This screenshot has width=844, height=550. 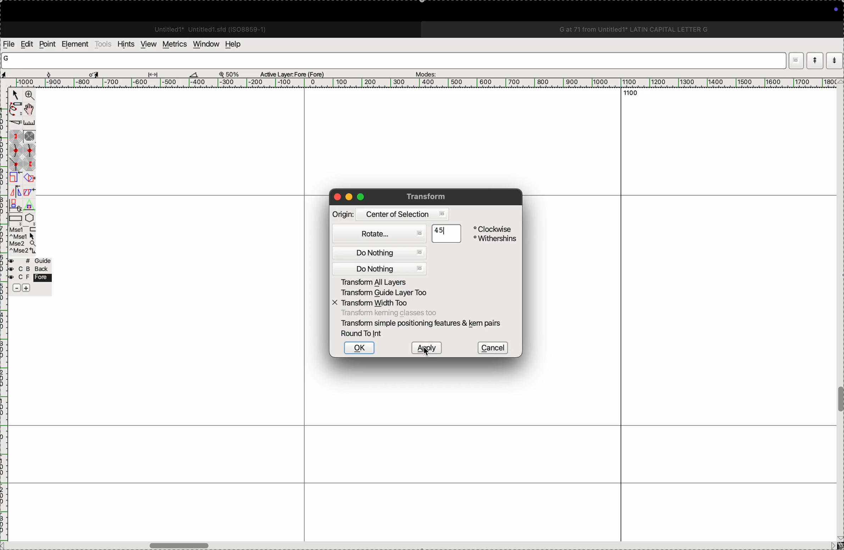 I want to click on perspective, so click(x=29, y=205).